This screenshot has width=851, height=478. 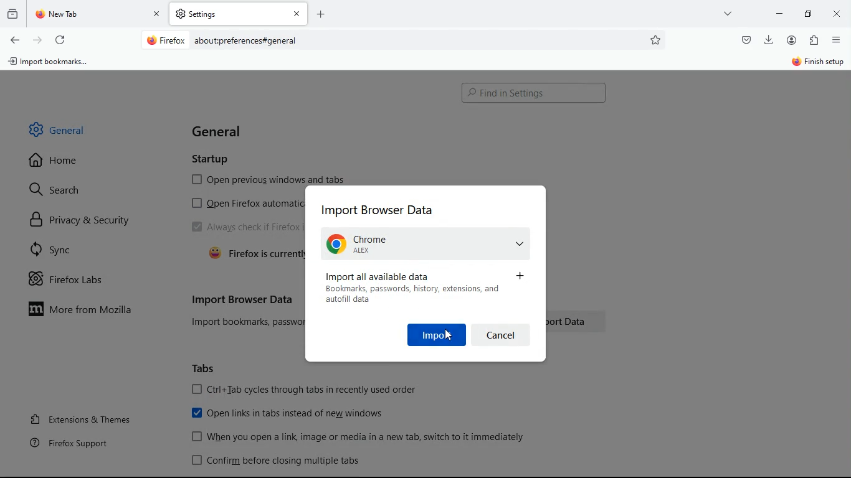 What do you see at coordinates (380, 275) in the screenshot?
I see `import all data` at bounding box center [380, 275].